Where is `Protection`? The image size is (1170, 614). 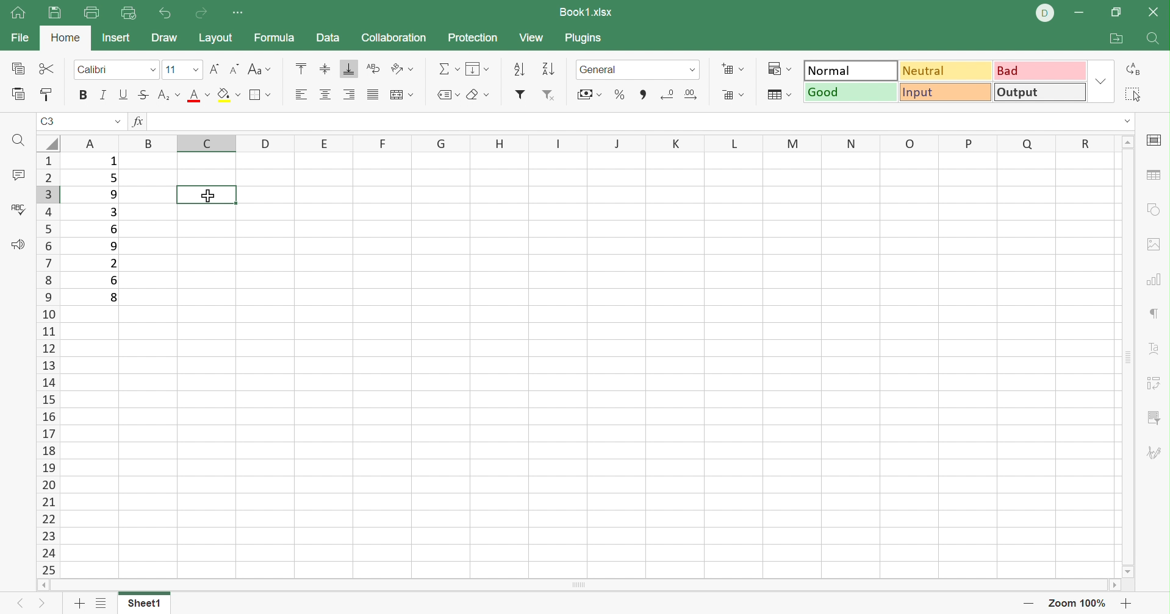 Protection is located at coordinates (473, 38).